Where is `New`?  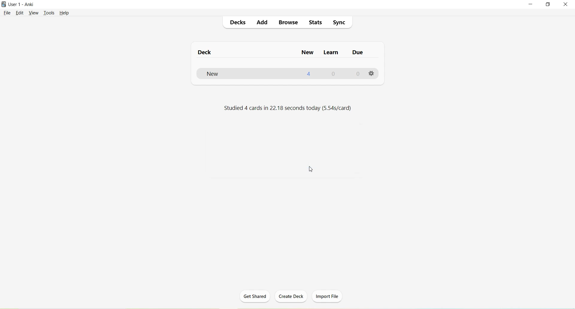
New is located at coordinates (216, 74).